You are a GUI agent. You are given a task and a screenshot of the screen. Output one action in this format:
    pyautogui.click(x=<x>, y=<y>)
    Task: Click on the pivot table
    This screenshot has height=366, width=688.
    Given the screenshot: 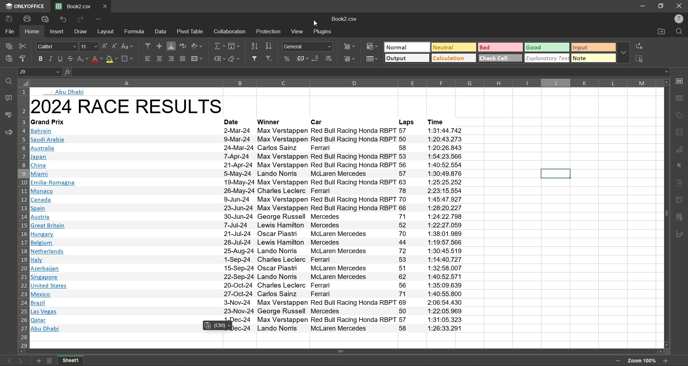 What is the action you would take?
    pyautogui.click(x=680, y=202)
    